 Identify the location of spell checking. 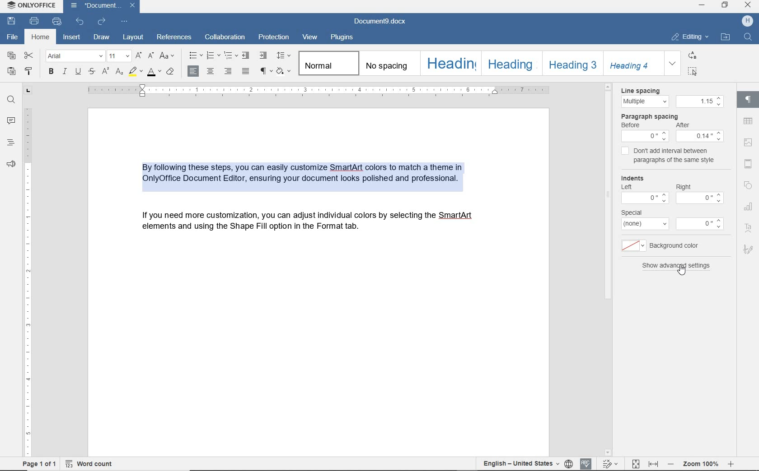
(587, 462).